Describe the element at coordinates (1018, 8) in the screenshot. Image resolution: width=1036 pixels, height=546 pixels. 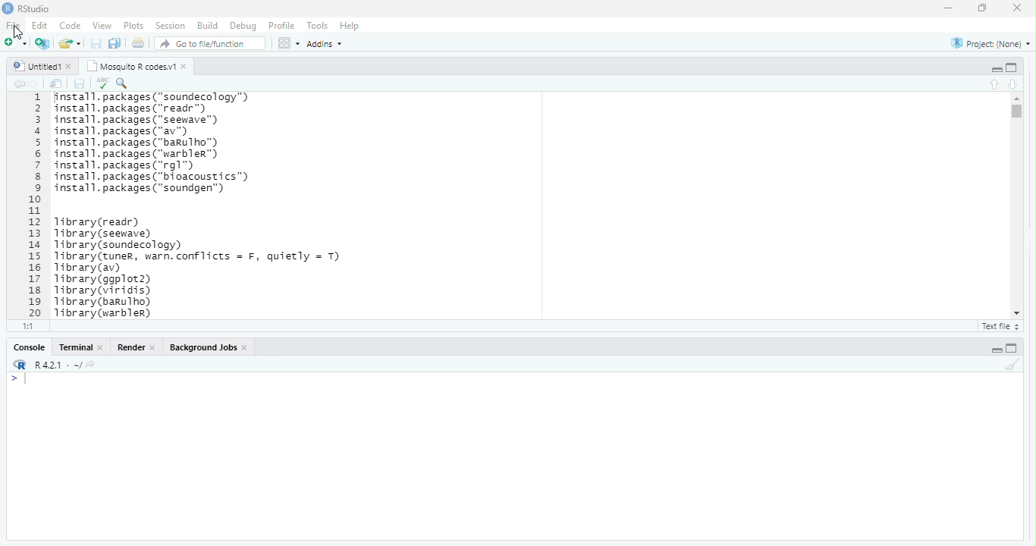
I see `close` at that location.